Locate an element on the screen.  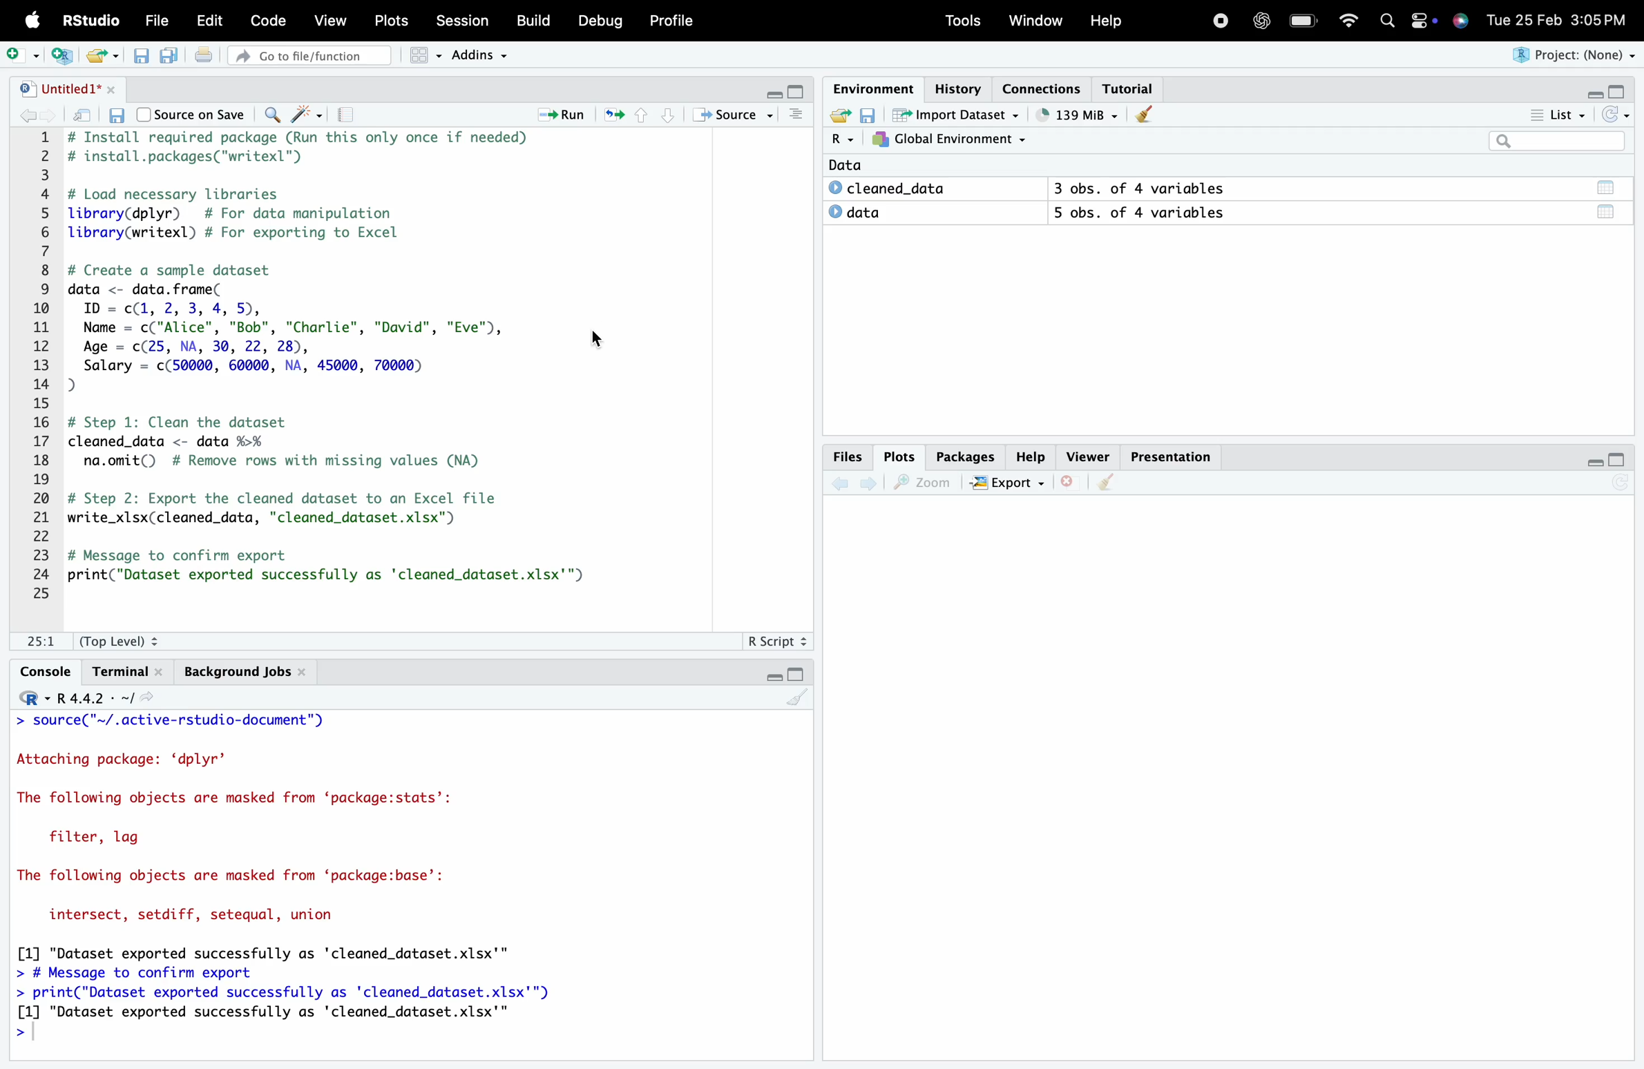
Save current document (Ctrl + S) is located at coordinates (141, 57).